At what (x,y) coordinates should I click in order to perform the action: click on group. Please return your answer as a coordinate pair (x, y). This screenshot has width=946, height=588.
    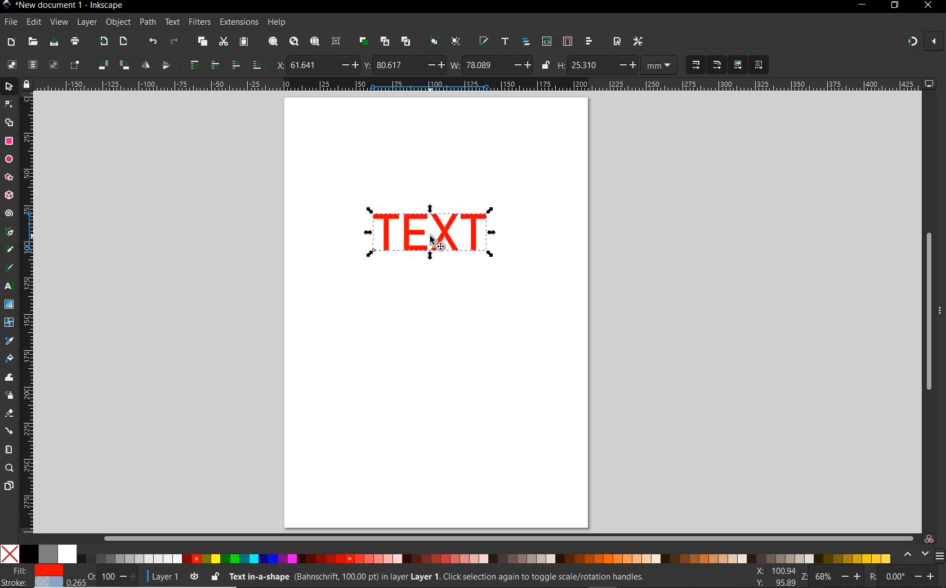
    Looking at the image, I should click on (432, 42).